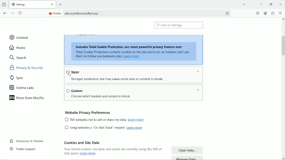 This screenshot has width=285, height=160. What do you see at coordinates (5, 13) in the screenshot?
I see `go back` at bounding box center [5, 13].